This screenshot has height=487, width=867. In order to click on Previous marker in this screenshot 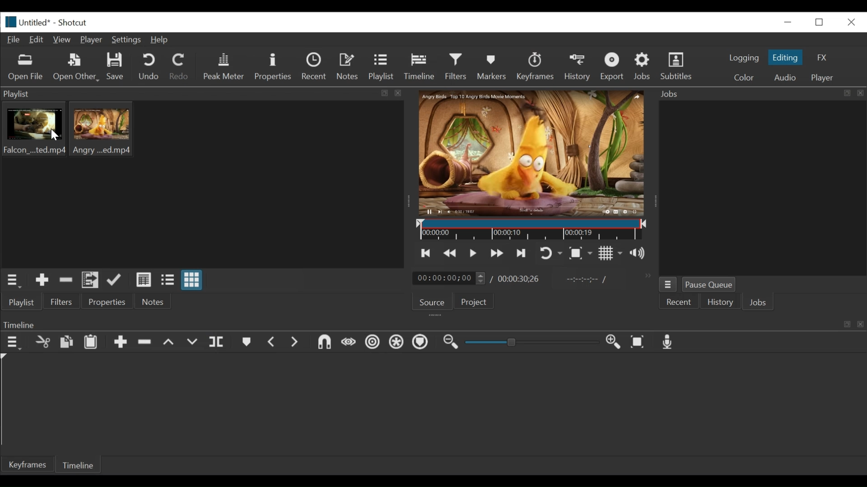, I will do `click(272, 344)`.